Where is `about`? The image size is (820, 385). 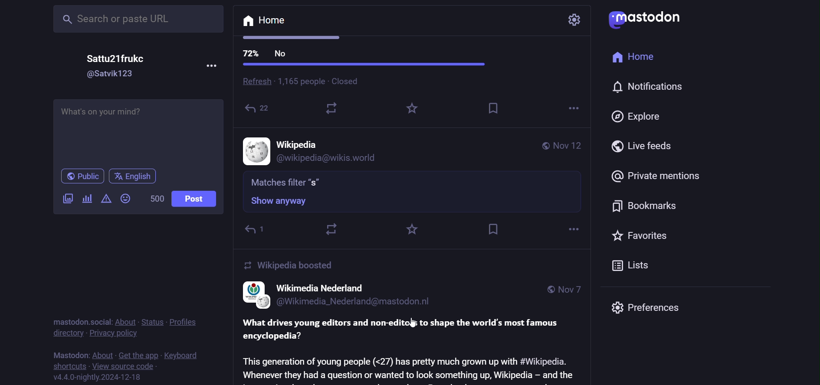
about is located at coordinates (125, 320).